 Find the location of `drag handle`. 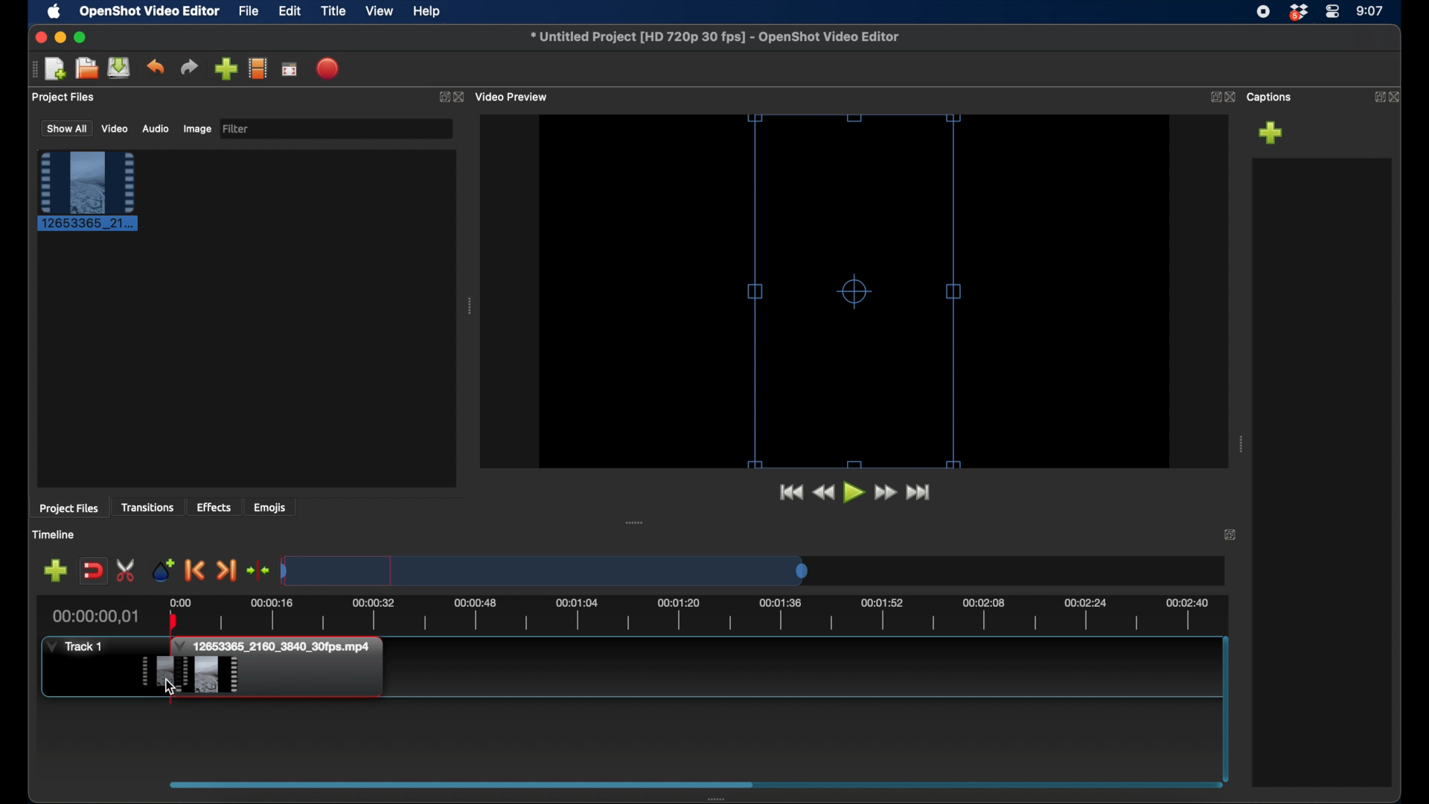

drag handle is located at coordinates (634, 521).